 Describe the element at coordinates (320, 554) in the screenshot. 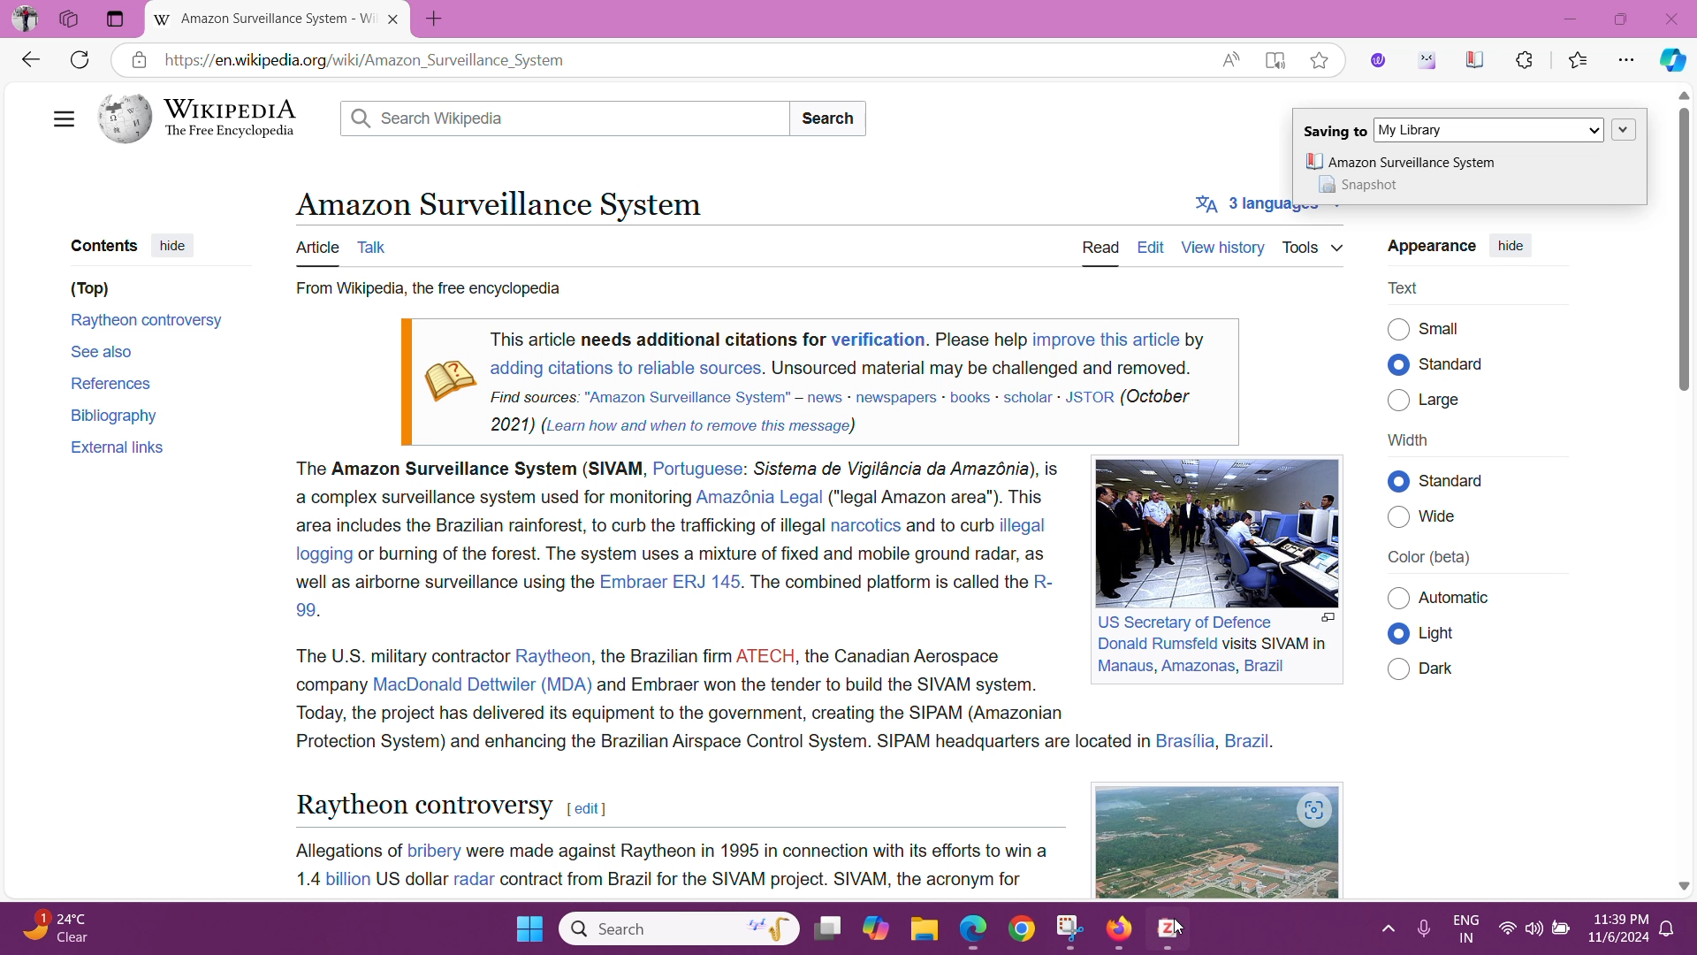

I see `logging` at that location.